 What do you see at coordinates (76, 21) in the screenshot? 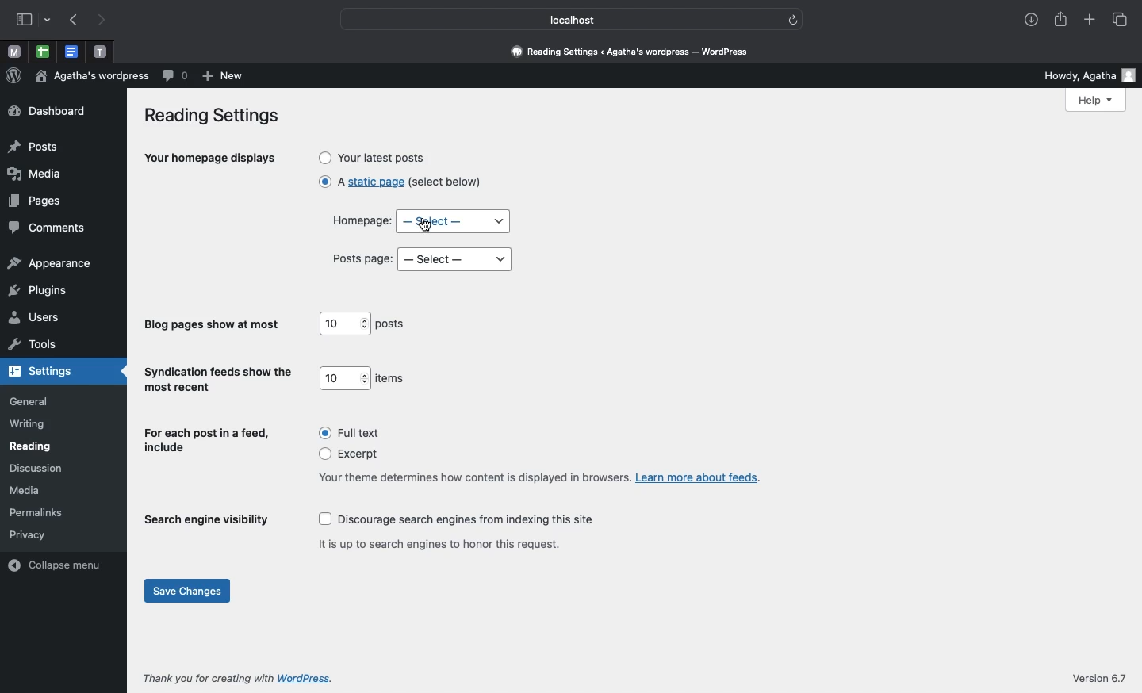
I see `Previous page` at bounding box center [76, 21].